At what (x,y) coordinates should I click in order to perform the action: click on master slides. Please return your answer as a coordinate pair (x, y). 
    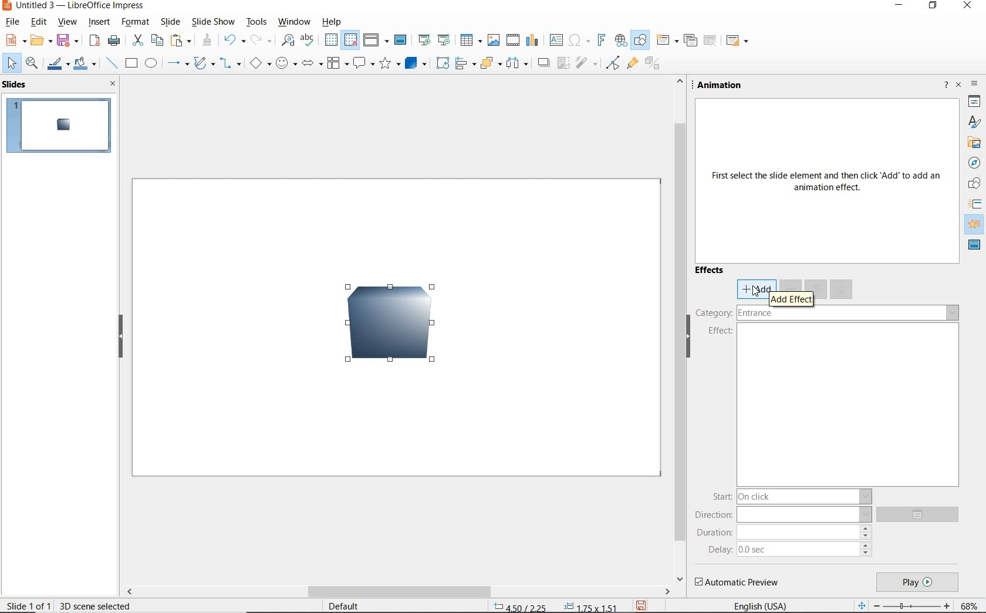
    Looking at the image, I should click on (975, 245).